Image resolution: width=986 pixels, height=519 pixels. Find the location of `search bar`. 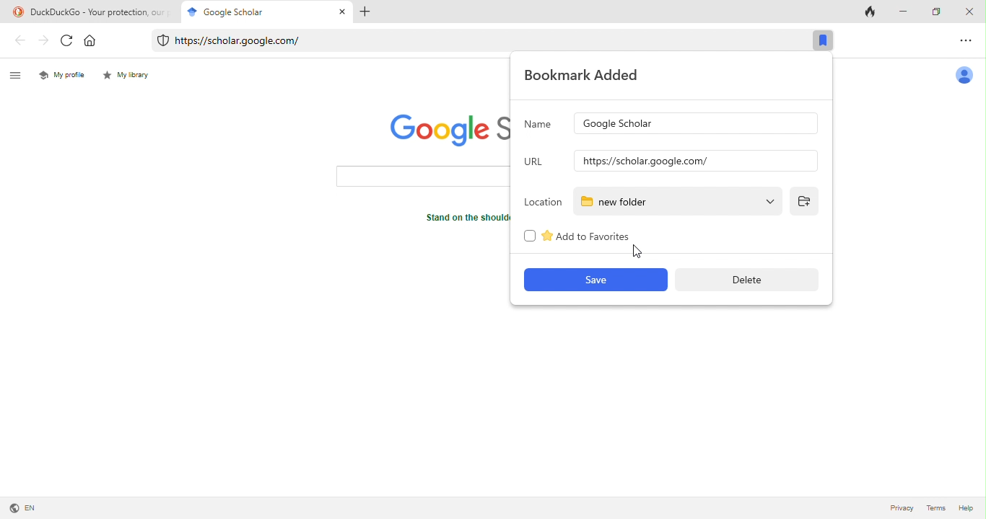

search bar is located at coordinates (423, 177).